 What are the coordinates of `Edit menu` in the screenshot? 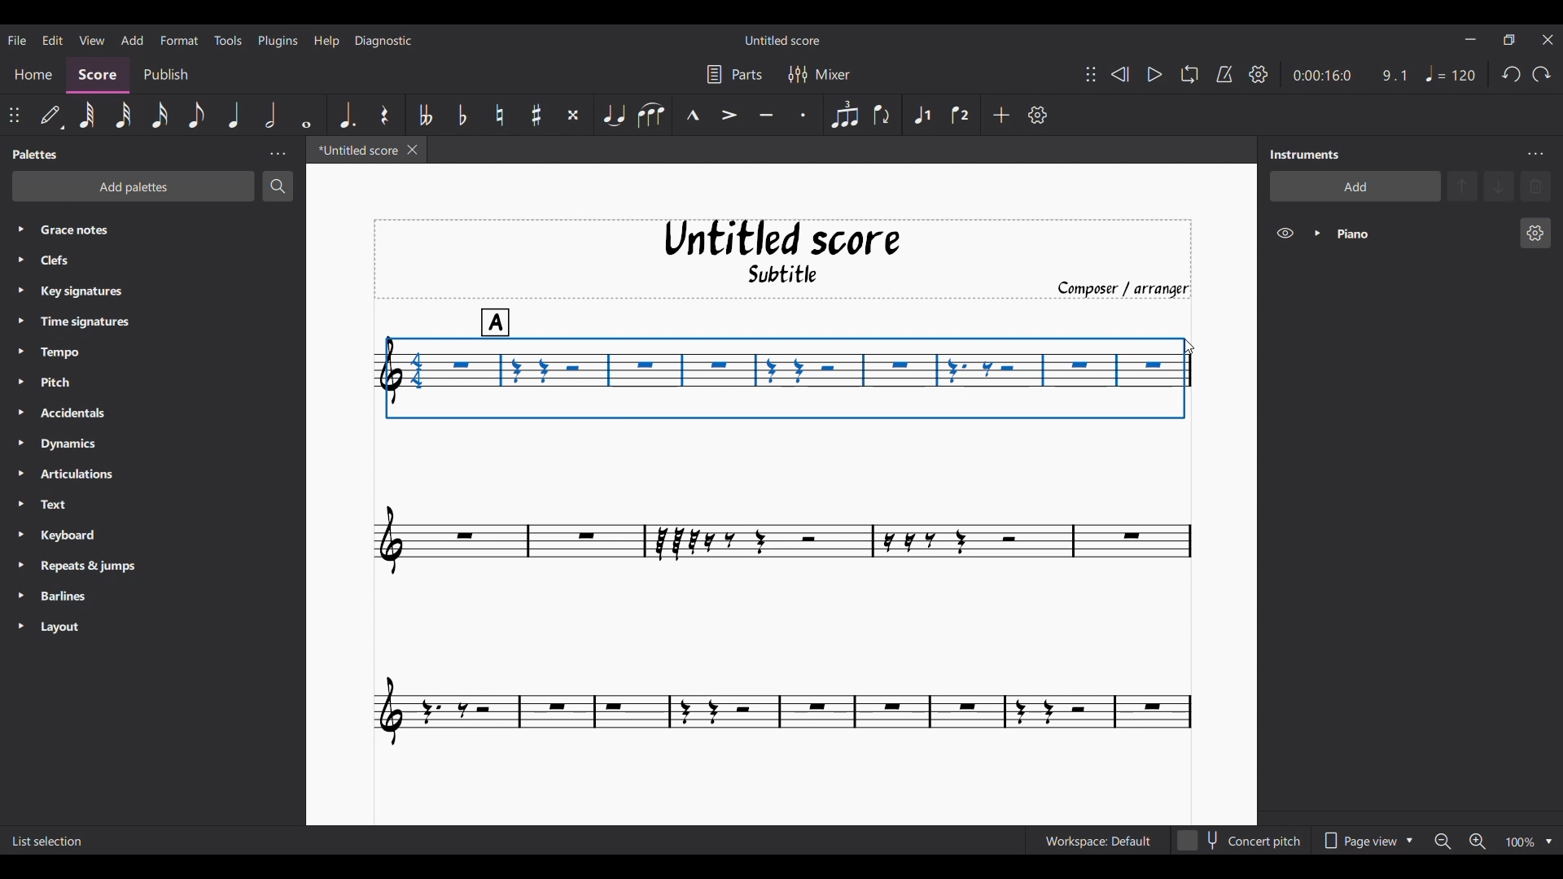 It's located at (51, 39).